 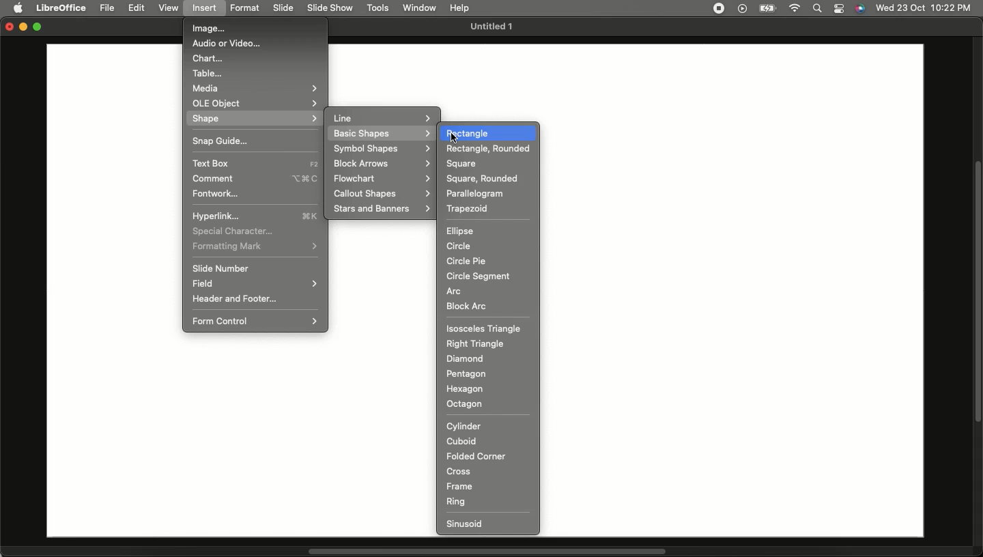 I want to click on Window, so click(x=421, y=8).